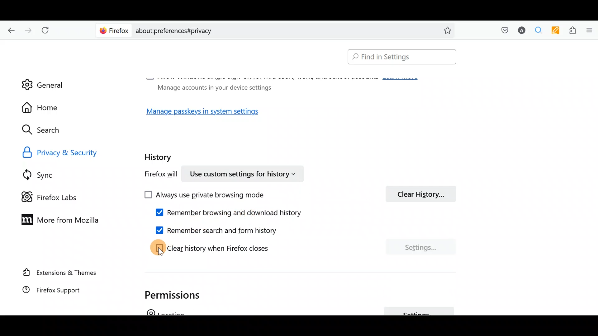 This screenshot has width=598, height=336. What do you see at coordinates (554, 31) in the screenshot?
I see `Multi keywords highlighter` at bounding box center [554, 31].